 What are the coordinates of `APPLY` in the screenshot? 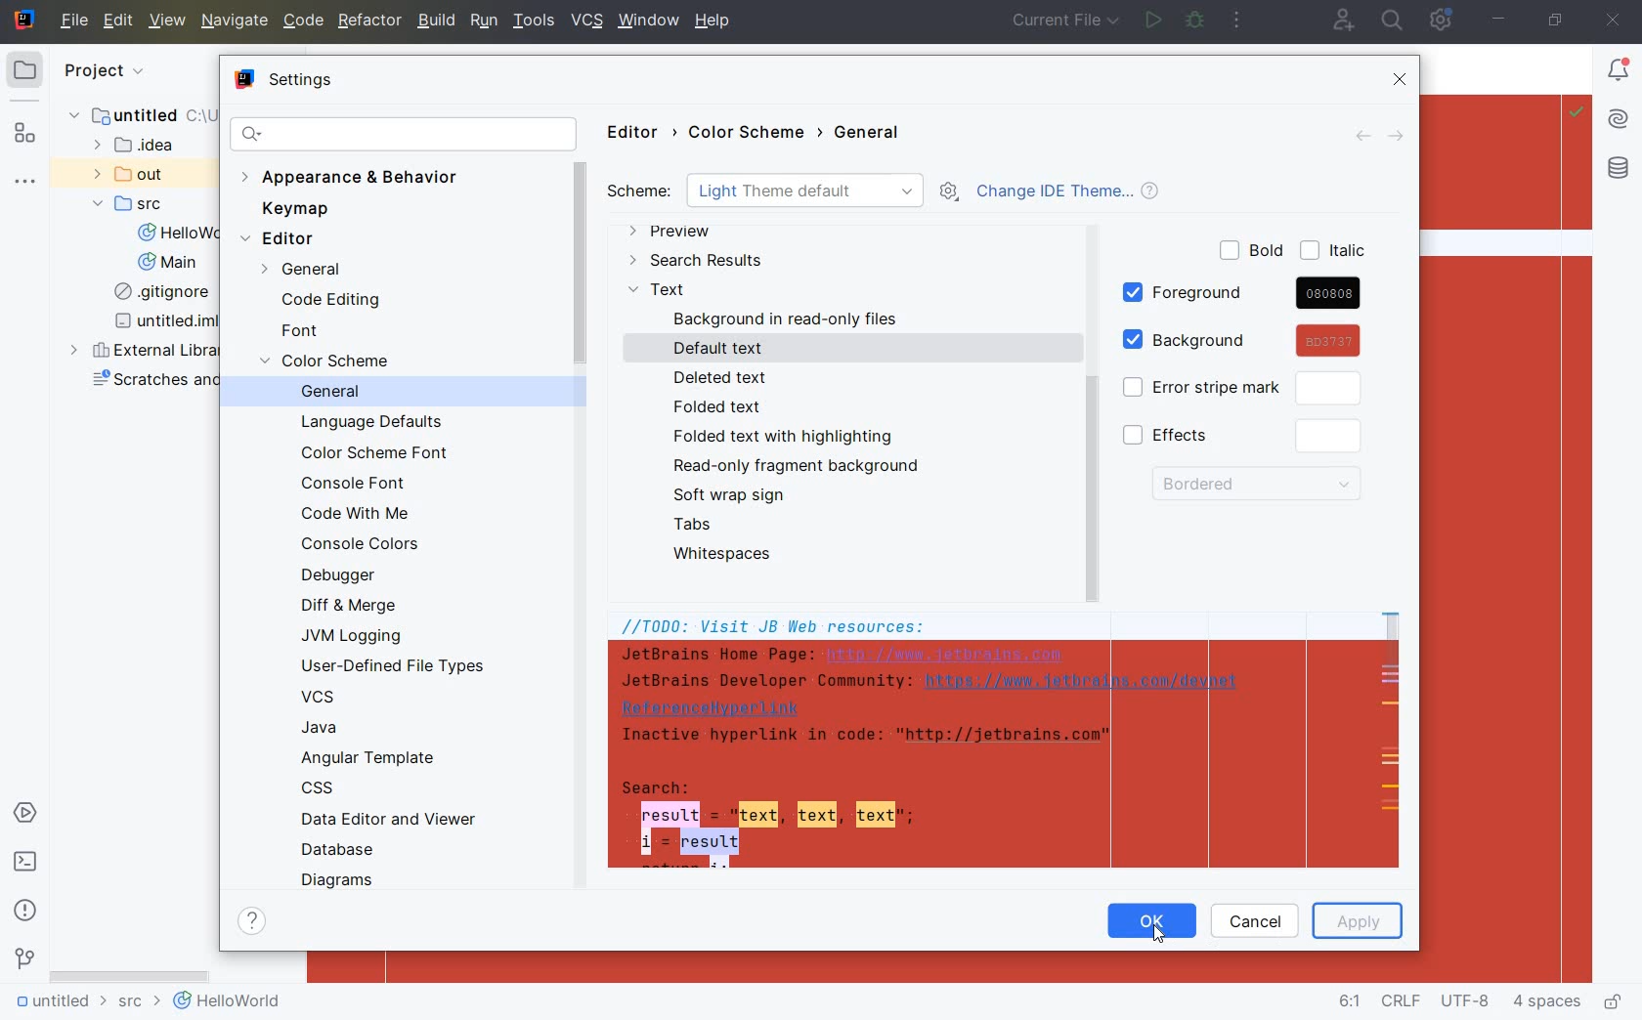 It's located at (1364, 921).